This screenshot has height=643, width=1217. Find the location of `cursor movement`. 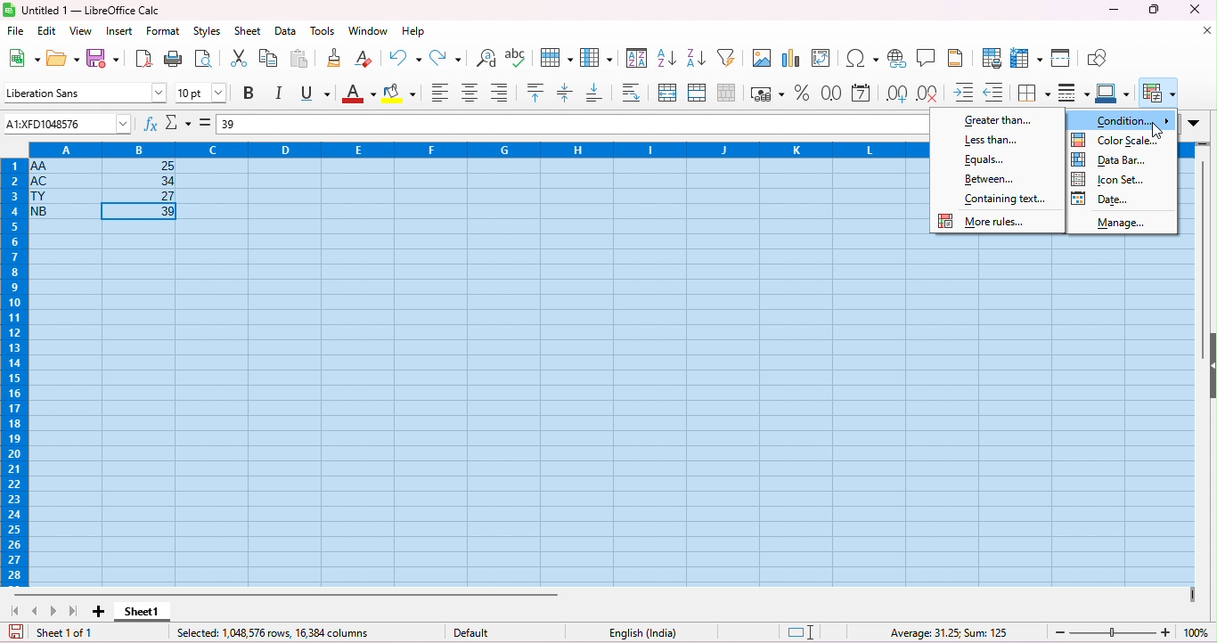

cursor movement is located at coordinates (1158, 132).